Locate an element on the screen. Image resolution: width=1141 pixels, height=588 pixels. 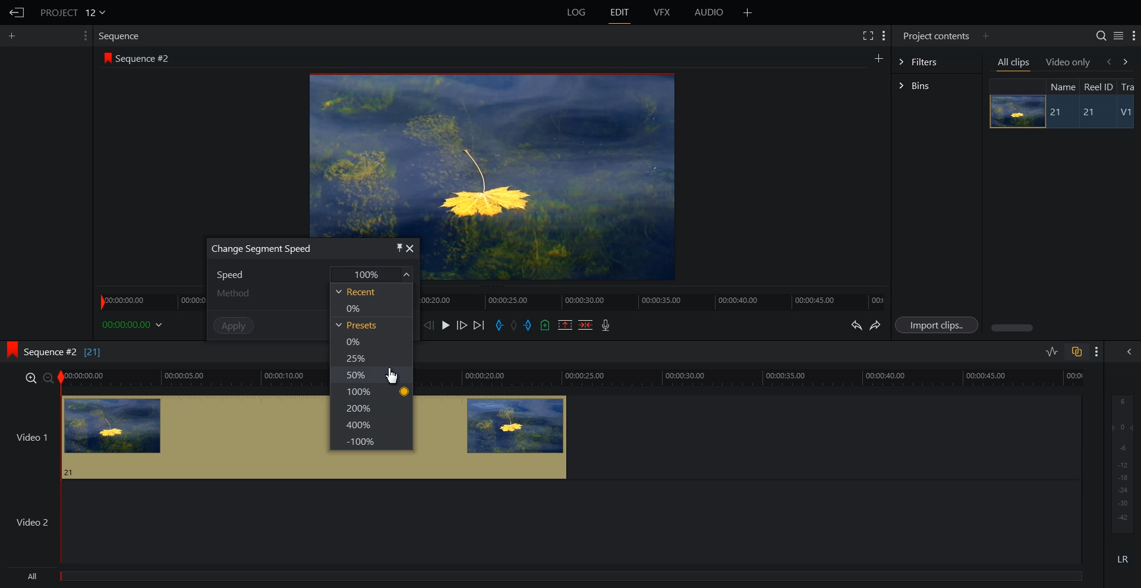
EDIT is located at coordinates (620, 12).